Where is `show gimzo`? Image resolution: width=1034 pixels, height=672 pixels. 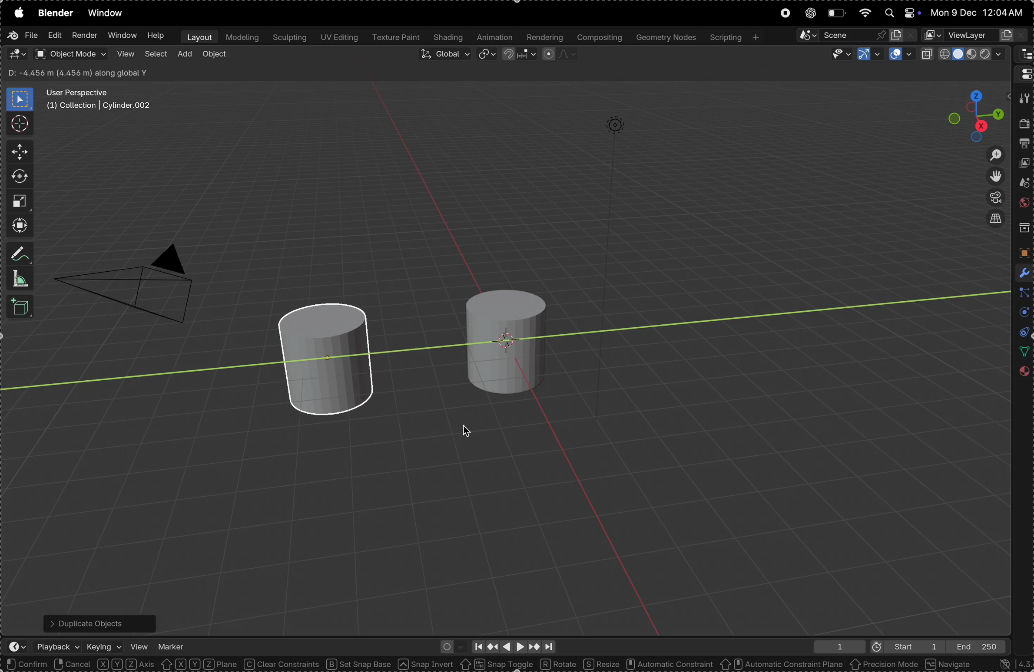 show gimzo is located at coordinates (868, 55).